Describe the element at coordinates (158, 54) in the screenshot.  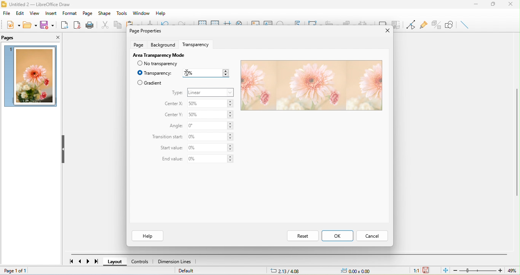
I see `area transparency mode` at that location.